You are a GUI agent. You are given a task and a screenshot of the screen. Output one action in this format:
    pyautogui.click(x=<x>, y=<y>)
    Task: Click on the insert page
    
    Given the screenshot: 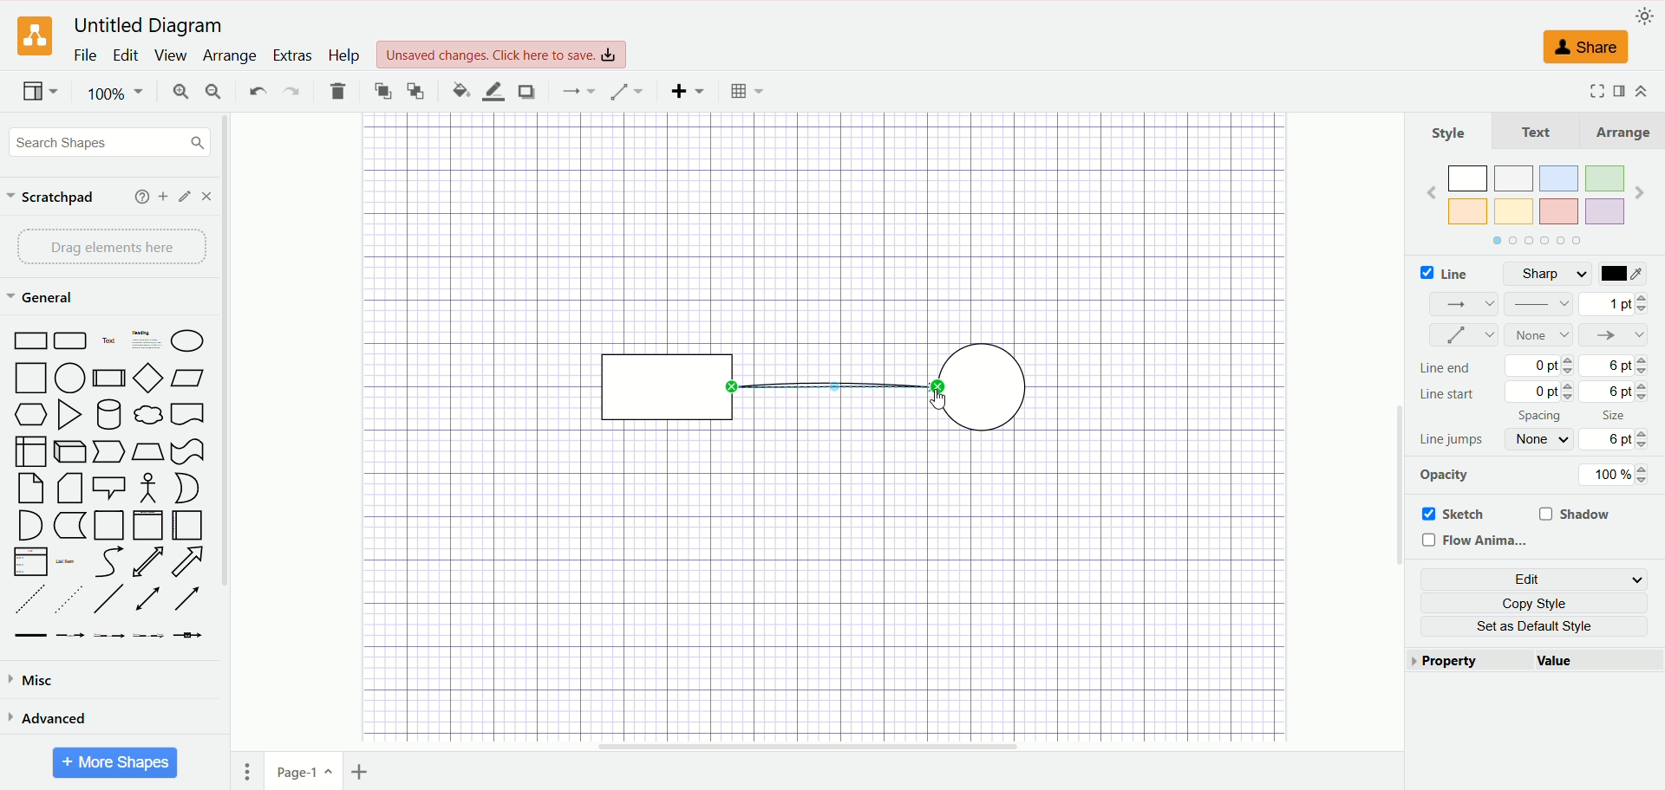 What is the action you would take?
    pyautogui.click(x=362, y=774)
    